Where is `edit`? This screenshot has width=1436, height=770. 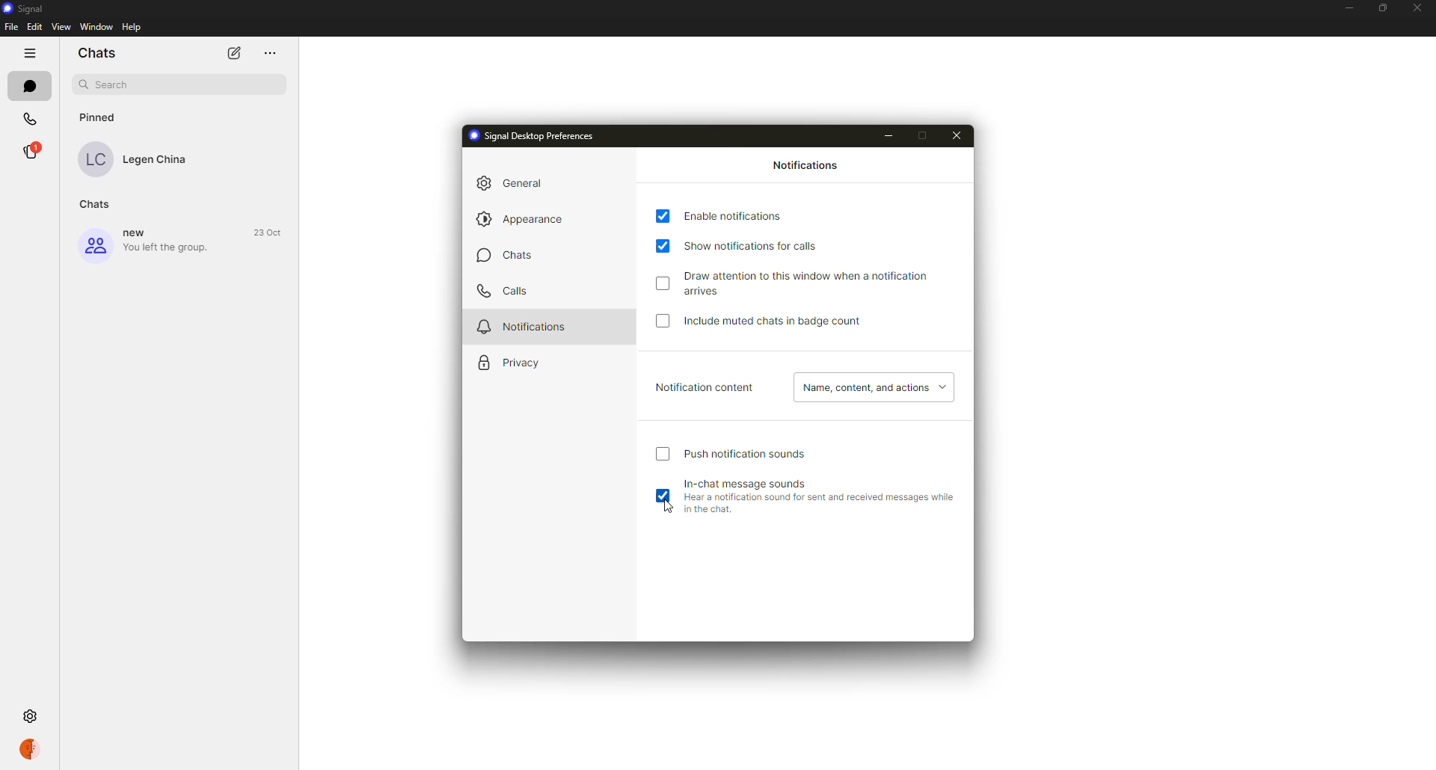
edit is located at coordinates (234, 52).